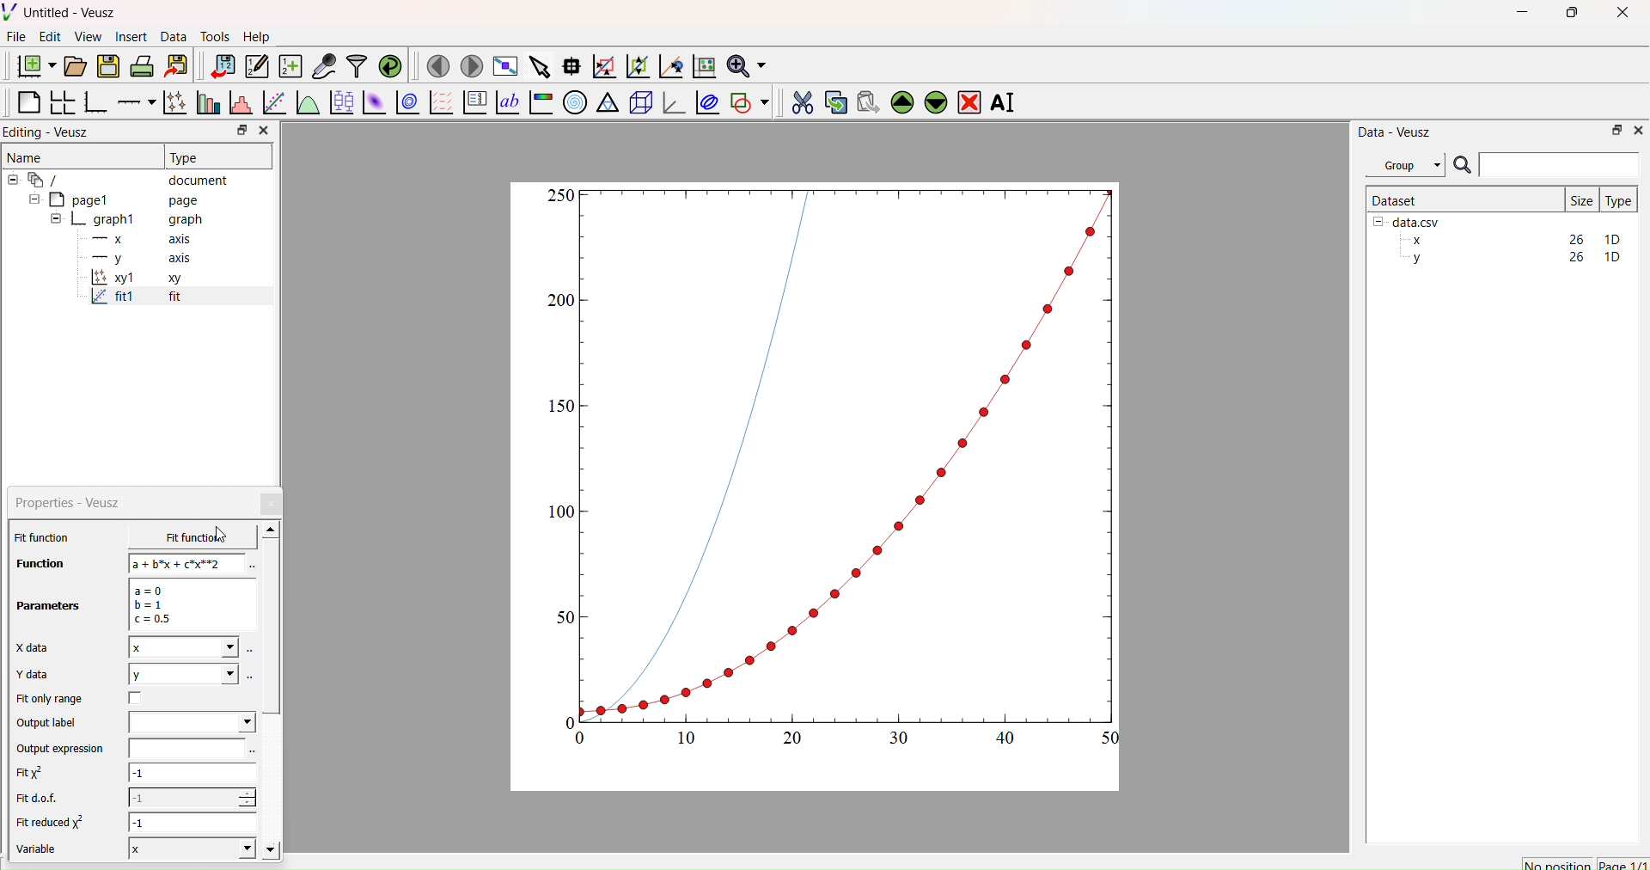  I want to click on Polar Graph, so click(575, 102).